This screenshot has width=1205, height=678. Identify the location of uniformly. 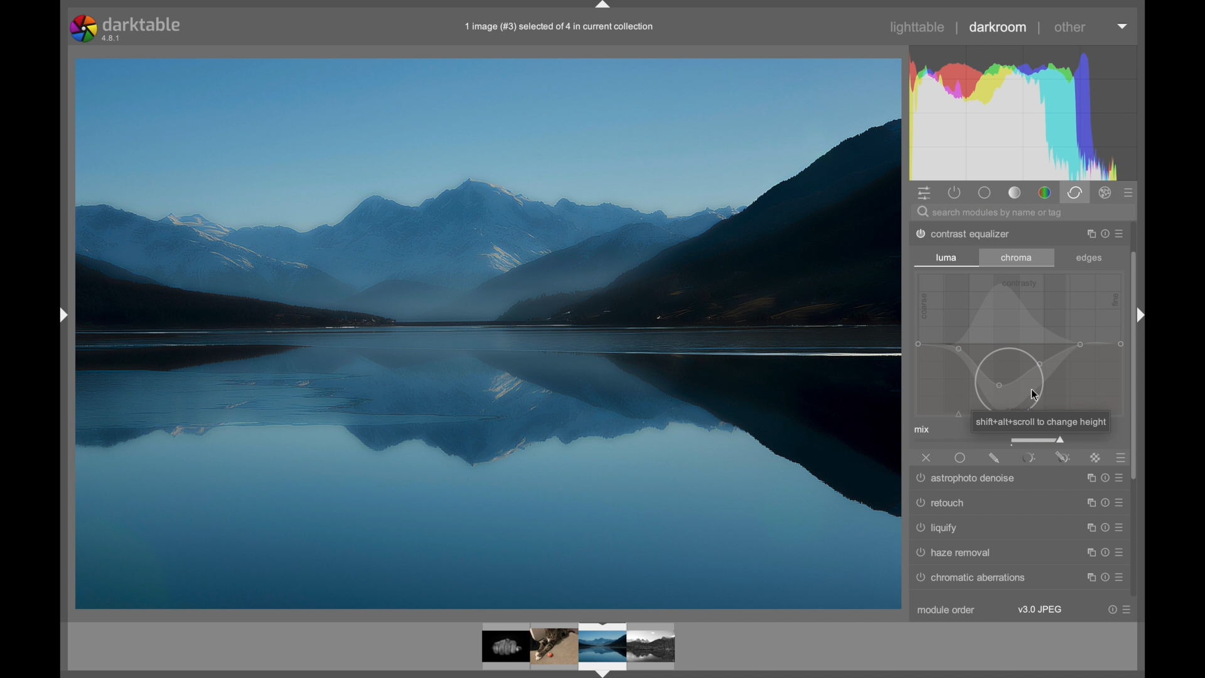
(961, 458).